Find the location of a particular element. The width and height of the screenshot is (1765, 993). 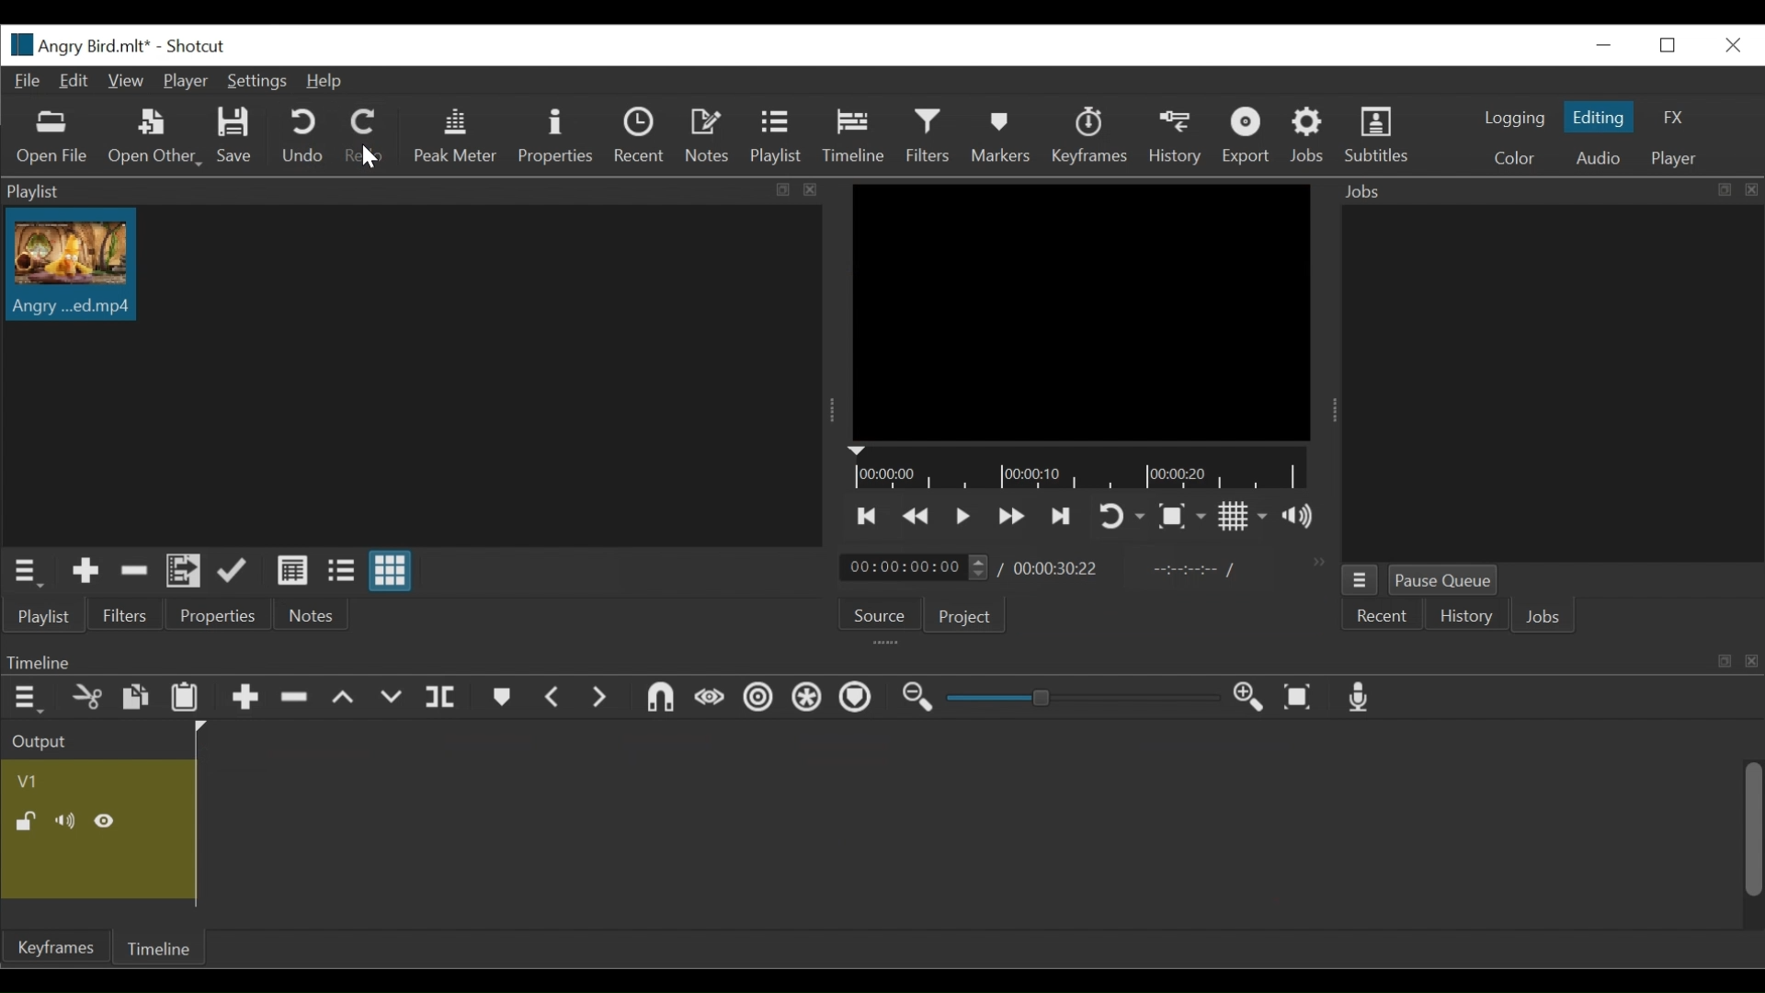

Filters is located at coordinates (122, 615).